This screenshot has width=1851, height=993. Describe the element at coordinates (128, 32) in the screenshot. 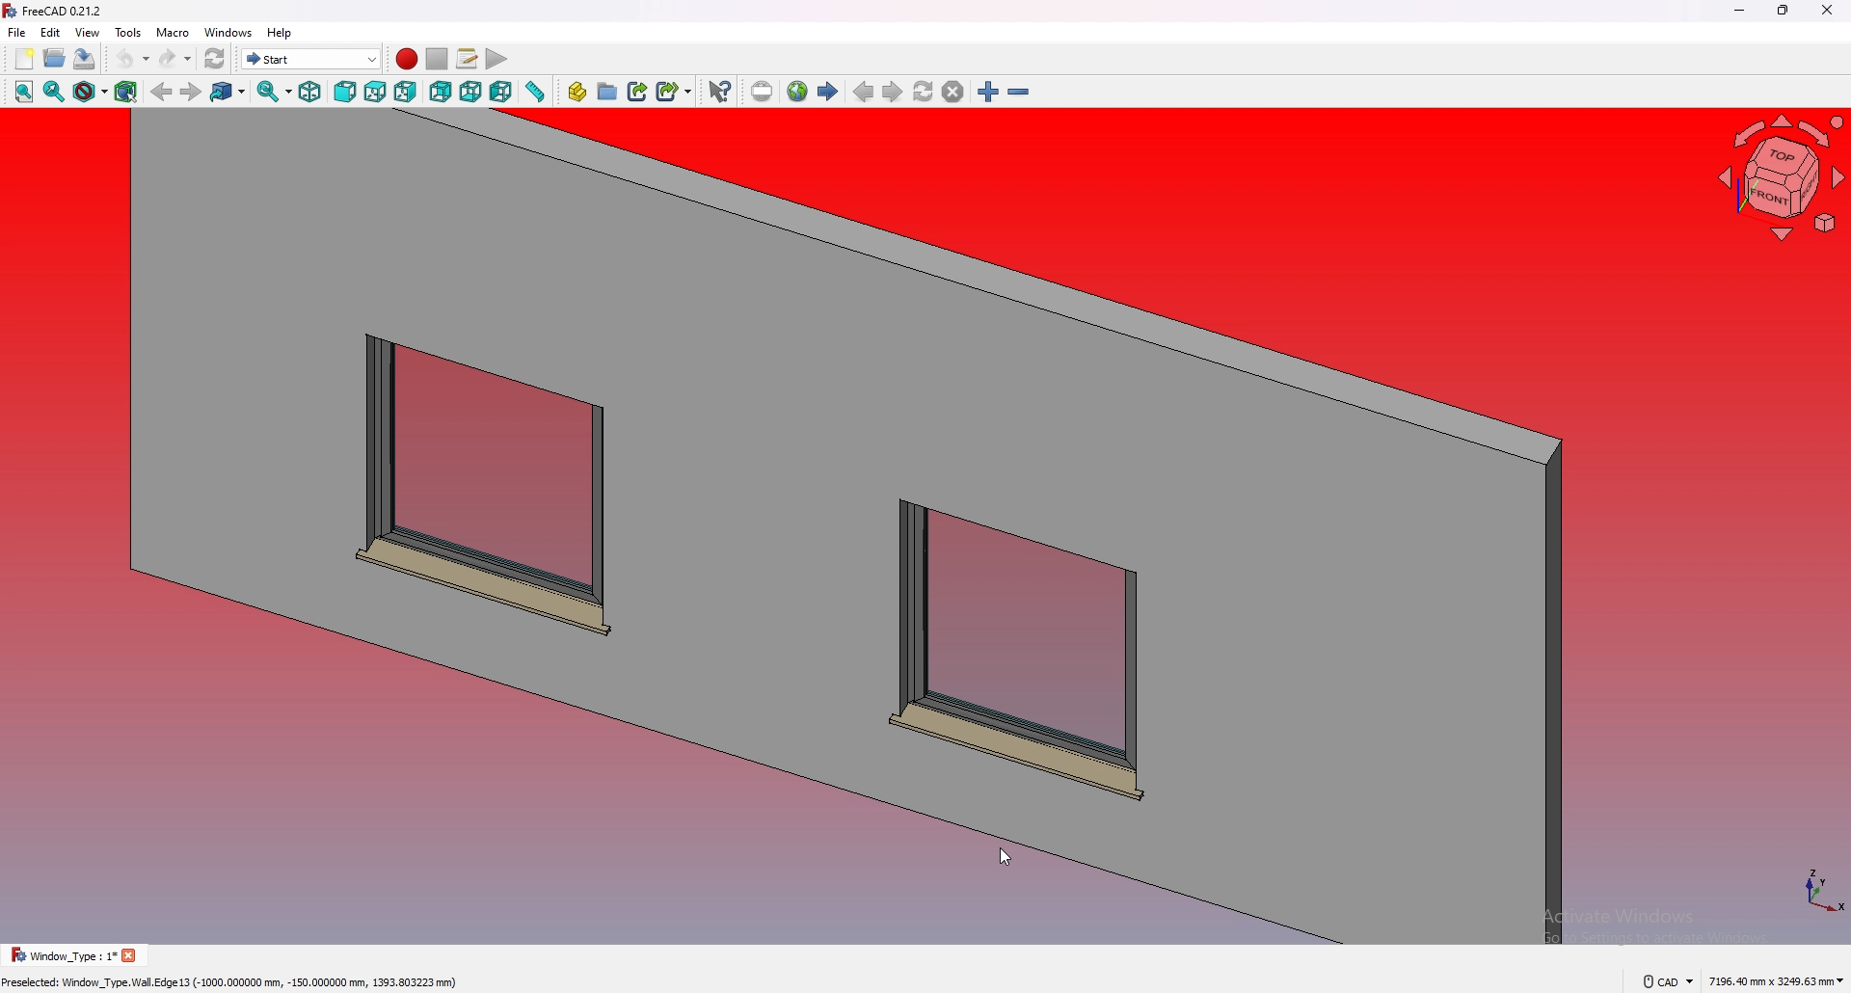

I see `tools` at that location.